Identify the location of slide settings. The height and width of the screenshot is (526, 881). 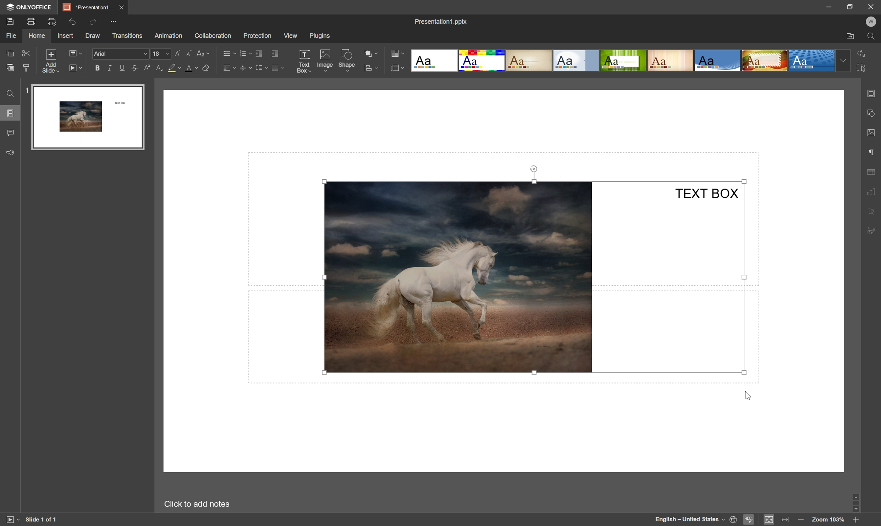
(872, 94).